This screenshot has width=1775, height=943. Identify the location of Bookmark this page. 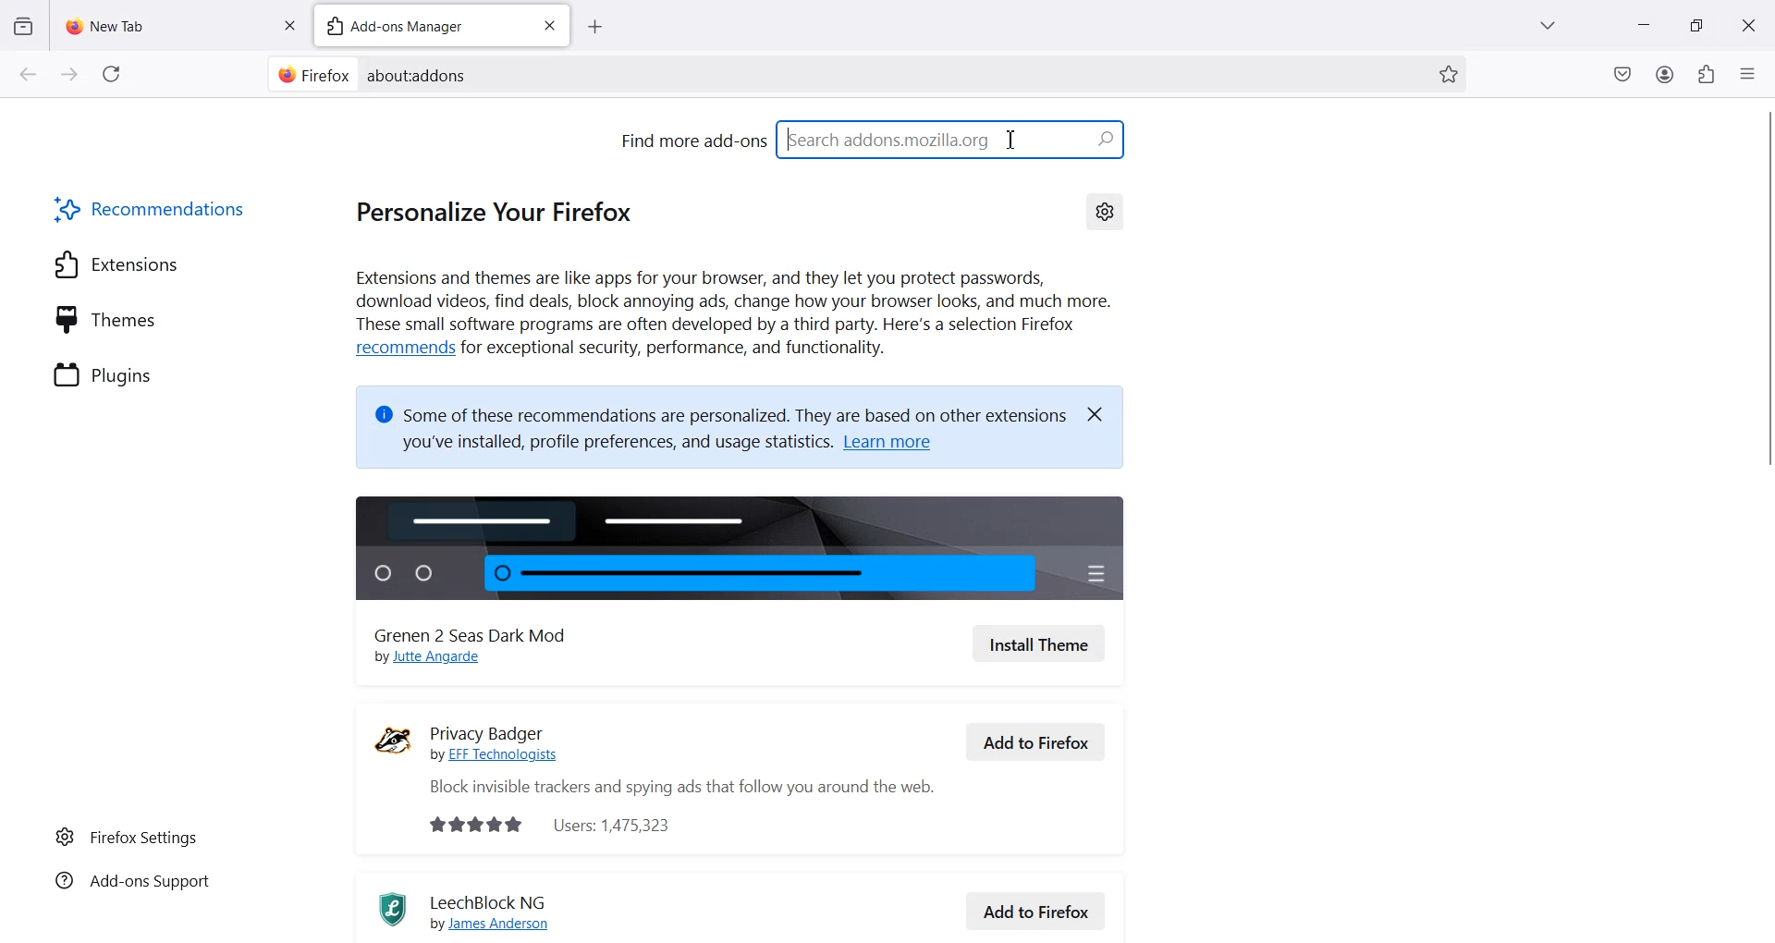
(1448, 74).